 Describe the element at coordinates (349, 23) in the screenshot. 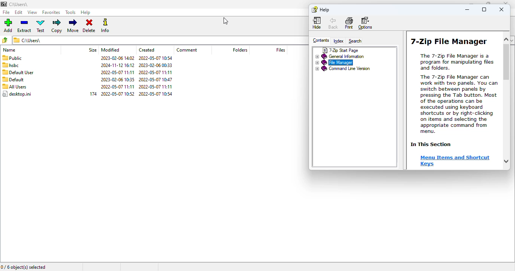

I see `print` at that location.